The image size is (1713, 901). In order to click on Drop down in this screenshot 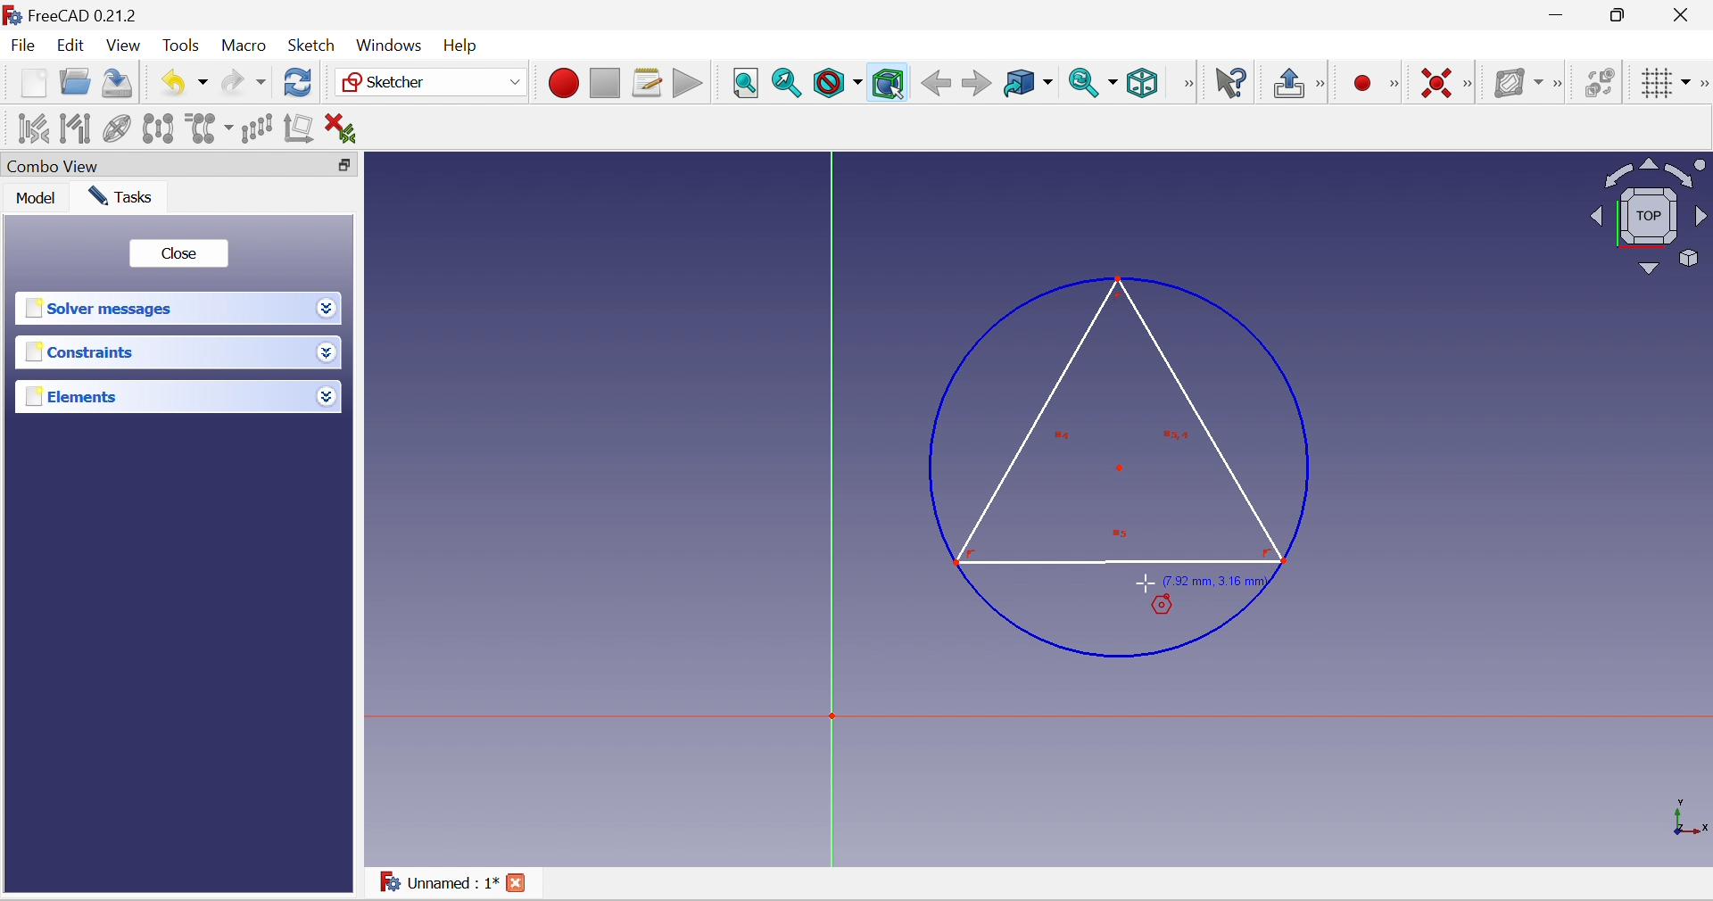, I will do `click(327, 396)`.